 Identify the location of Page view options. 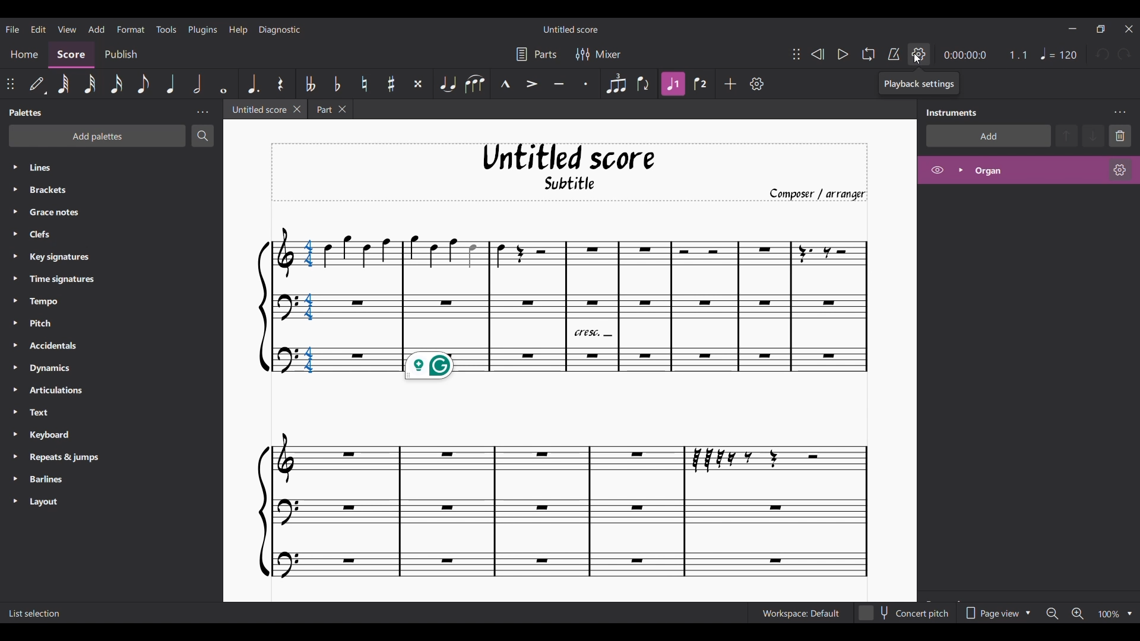
(996, 613).